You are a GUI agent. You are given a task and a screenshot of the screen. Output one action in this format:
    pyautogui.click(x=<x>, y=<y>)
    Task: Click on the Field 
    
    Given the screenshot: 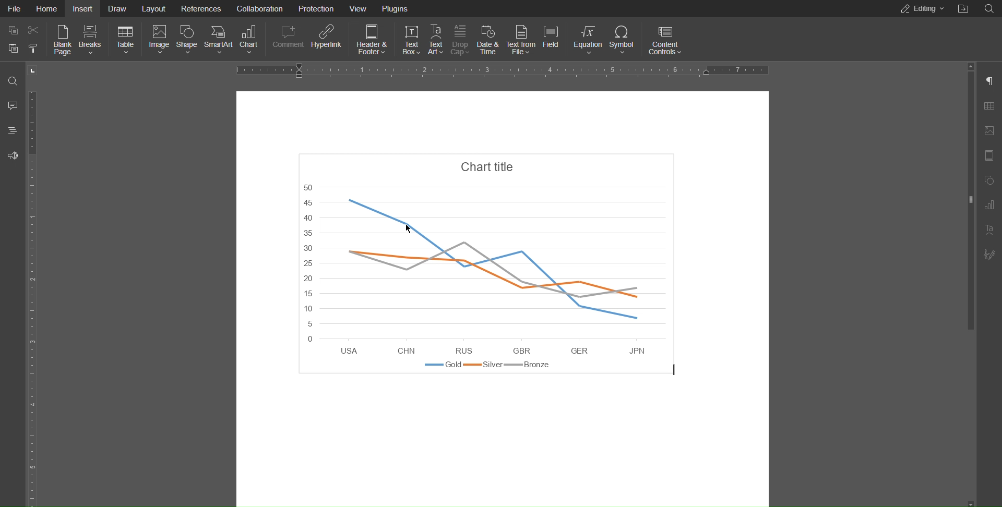 What is the action you would take?
    pyautogui.click(x=552, y=39)
    